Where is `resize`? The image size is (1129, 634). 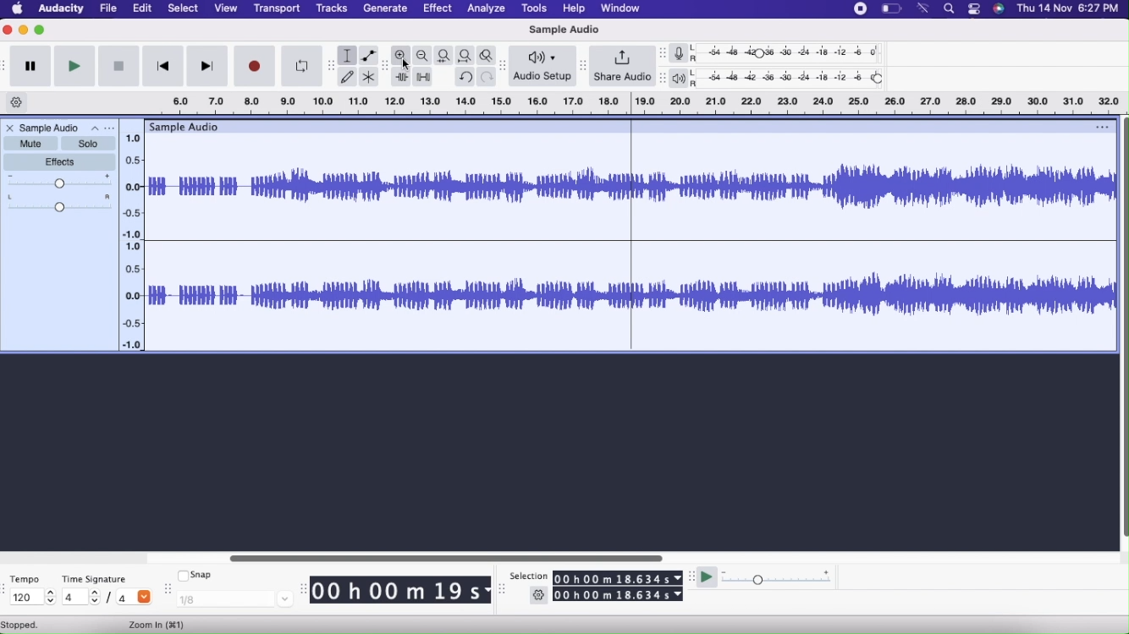 resize is located at coordinates (662, 54).